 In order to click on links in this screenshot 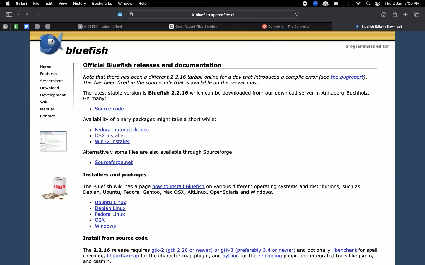, I will do `click(109, 215)`.